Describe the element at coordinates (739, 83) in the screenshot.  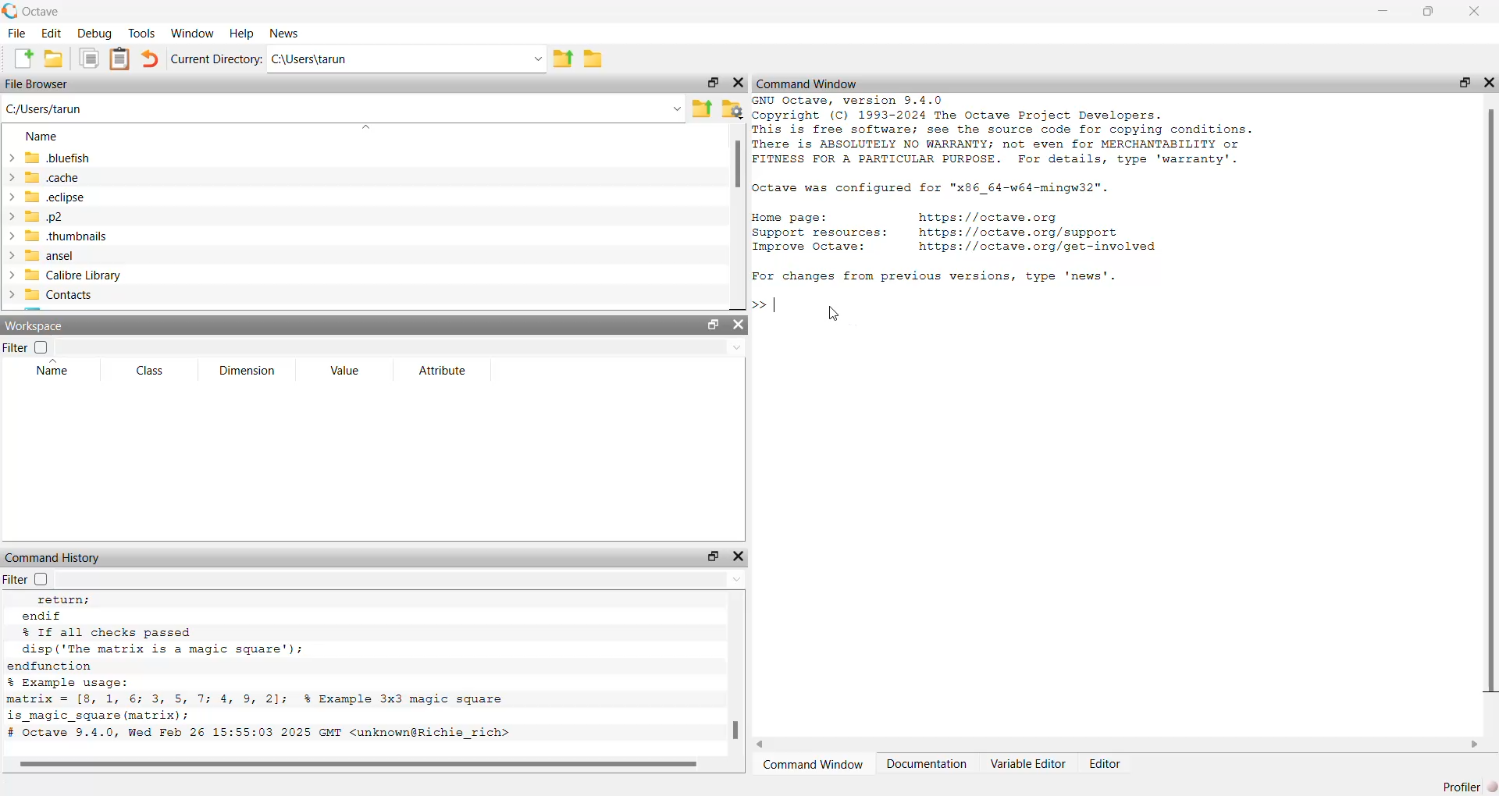
I see `close` at that location.